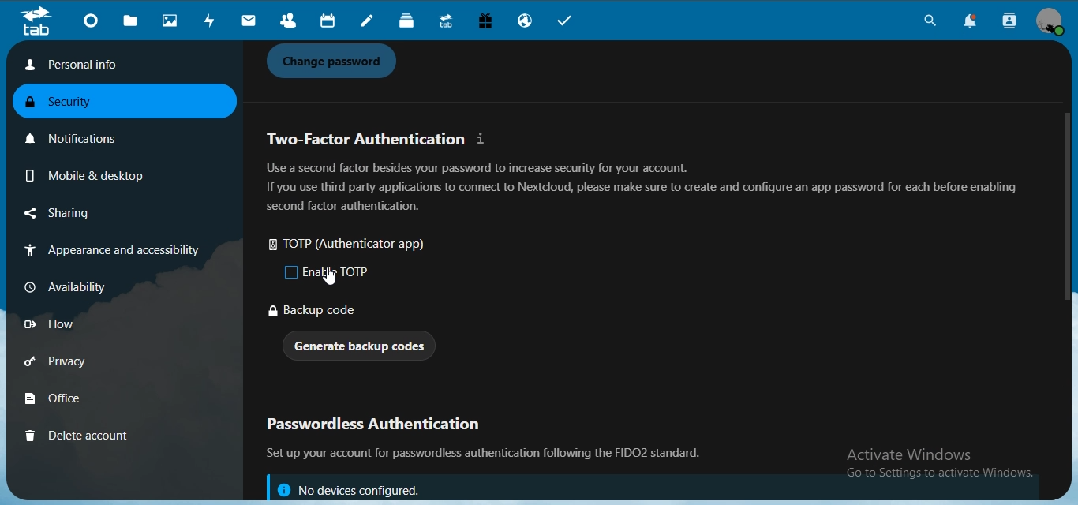 The width and height of the screenshot is (1078, 505). Describe the element at coordinates (1010, 21) in the screenshot. I see `search contacts` at that location.